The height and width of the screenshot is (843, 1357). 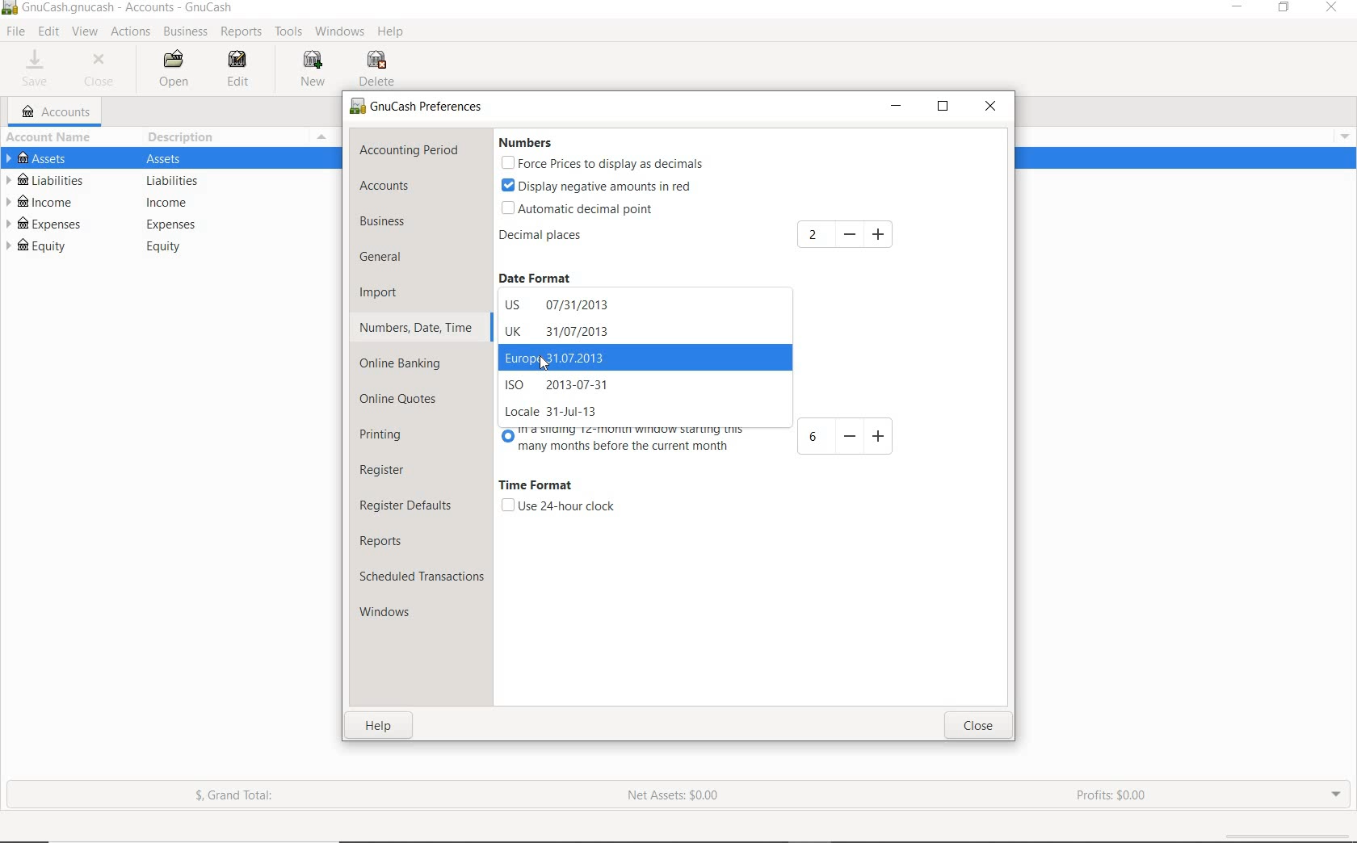 What do you see at coordinates (132, 32) in the screenshot?
I see `ACTIONS` at bounding box center [132, 32].